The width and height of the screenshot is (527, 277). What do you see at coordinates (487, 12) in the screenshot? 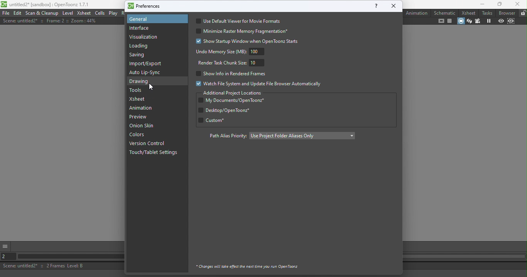
I see `Tasks` at bounding box center [487, 12].